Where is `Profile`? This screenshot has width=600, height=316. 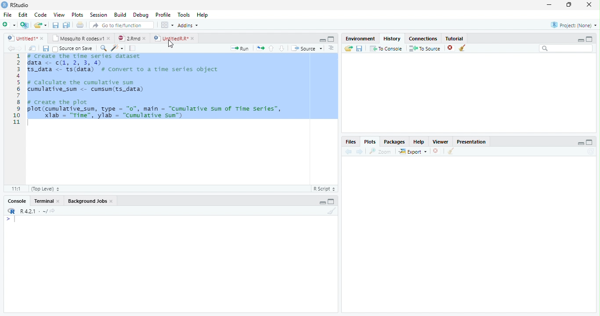 Profile is located at coordinates (163, 15).